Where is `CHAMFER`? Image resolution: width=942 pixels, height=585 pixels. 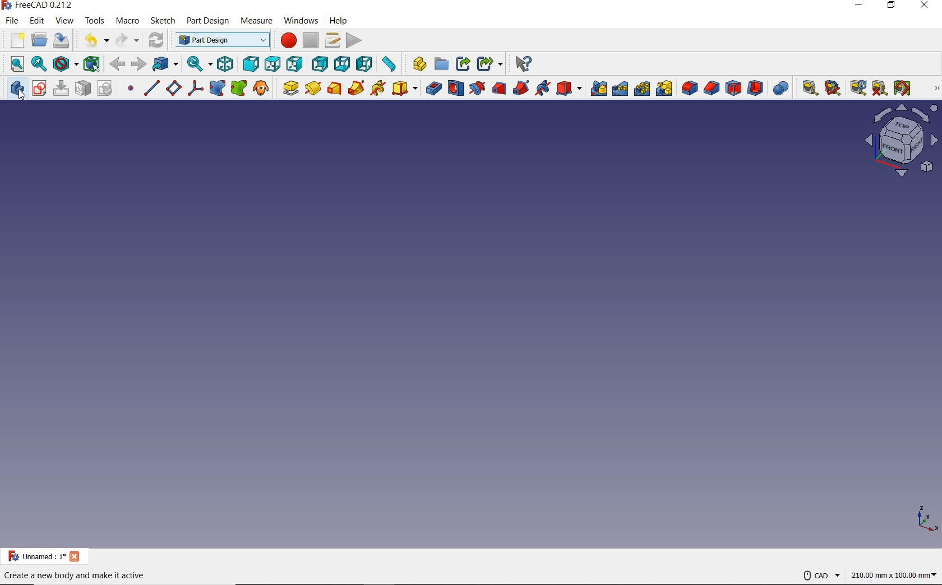 CHAMFER is located at coordinates (712, 88).